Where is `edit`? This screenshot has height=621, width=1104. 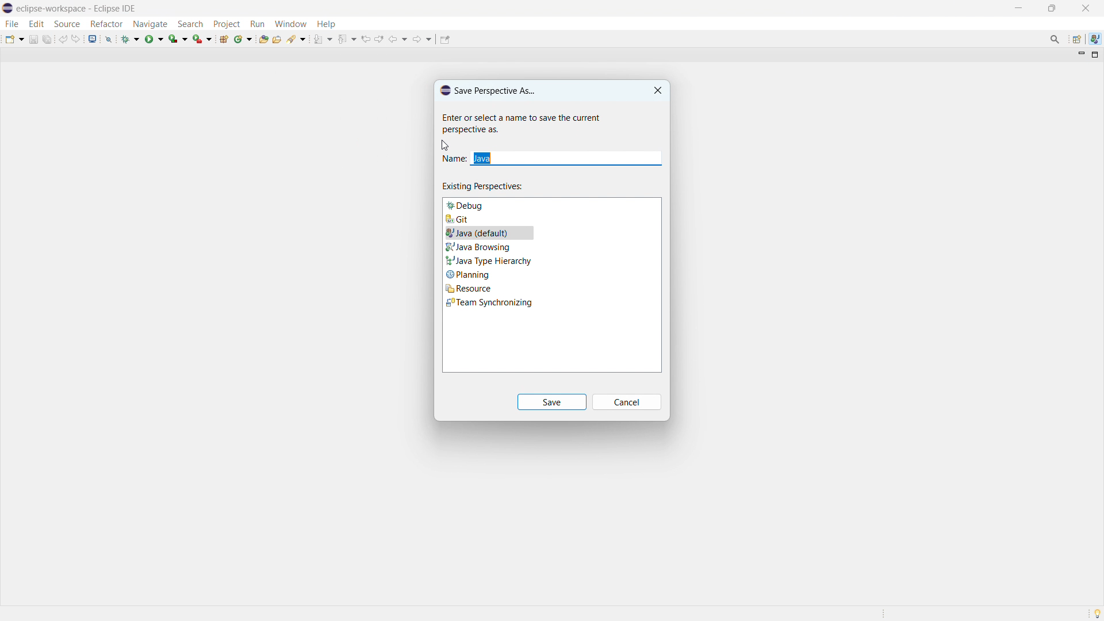
edit is located at coordinates (37, 24).